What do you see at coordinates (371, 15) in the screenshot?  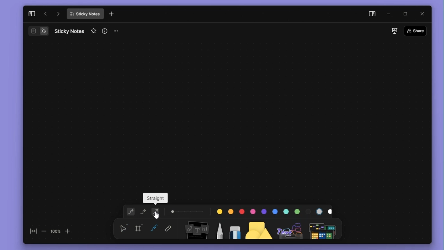 I see `side panel` at bounding box center [371, 15].